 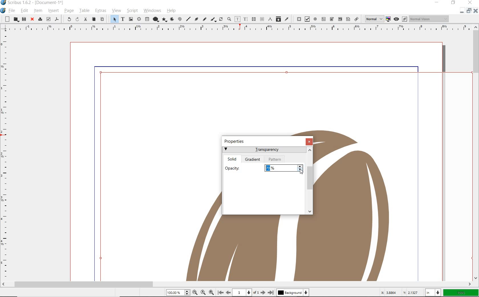 I want to click on edit contents of frame, so click(x=238, y=19).